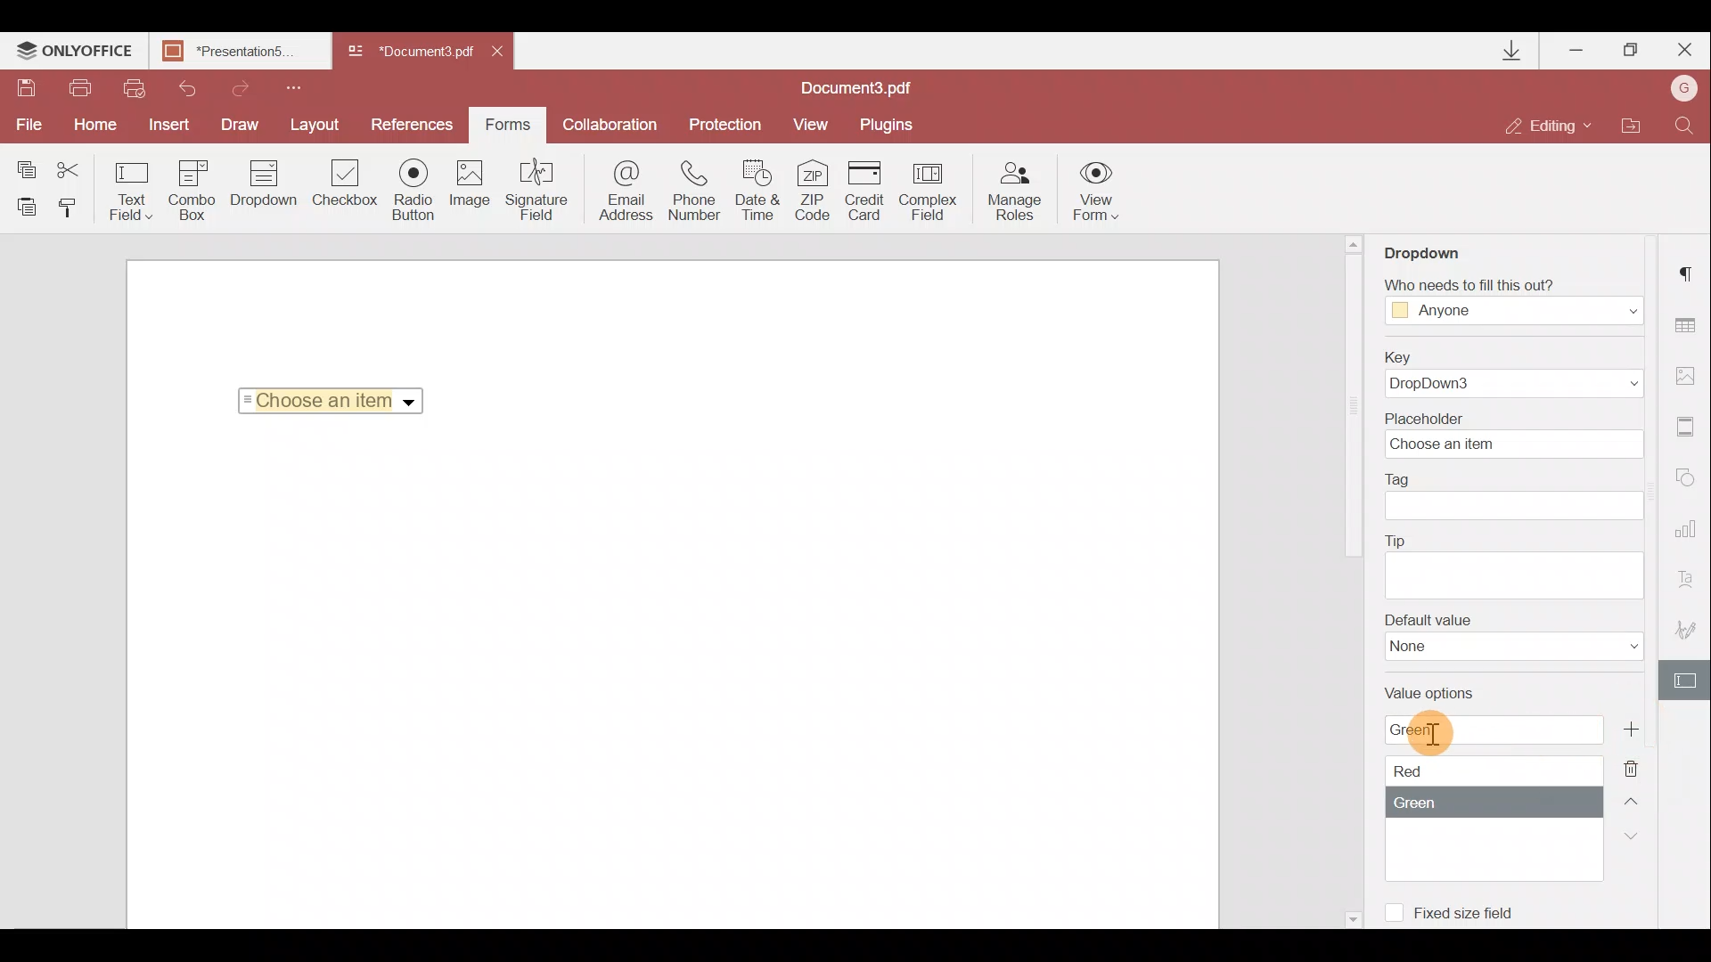 Image resolution: width=1711 pixels, height=962 pixels. Describe the element at coordinates (86, 88) in the screenshot. I see `Print file` at that location.